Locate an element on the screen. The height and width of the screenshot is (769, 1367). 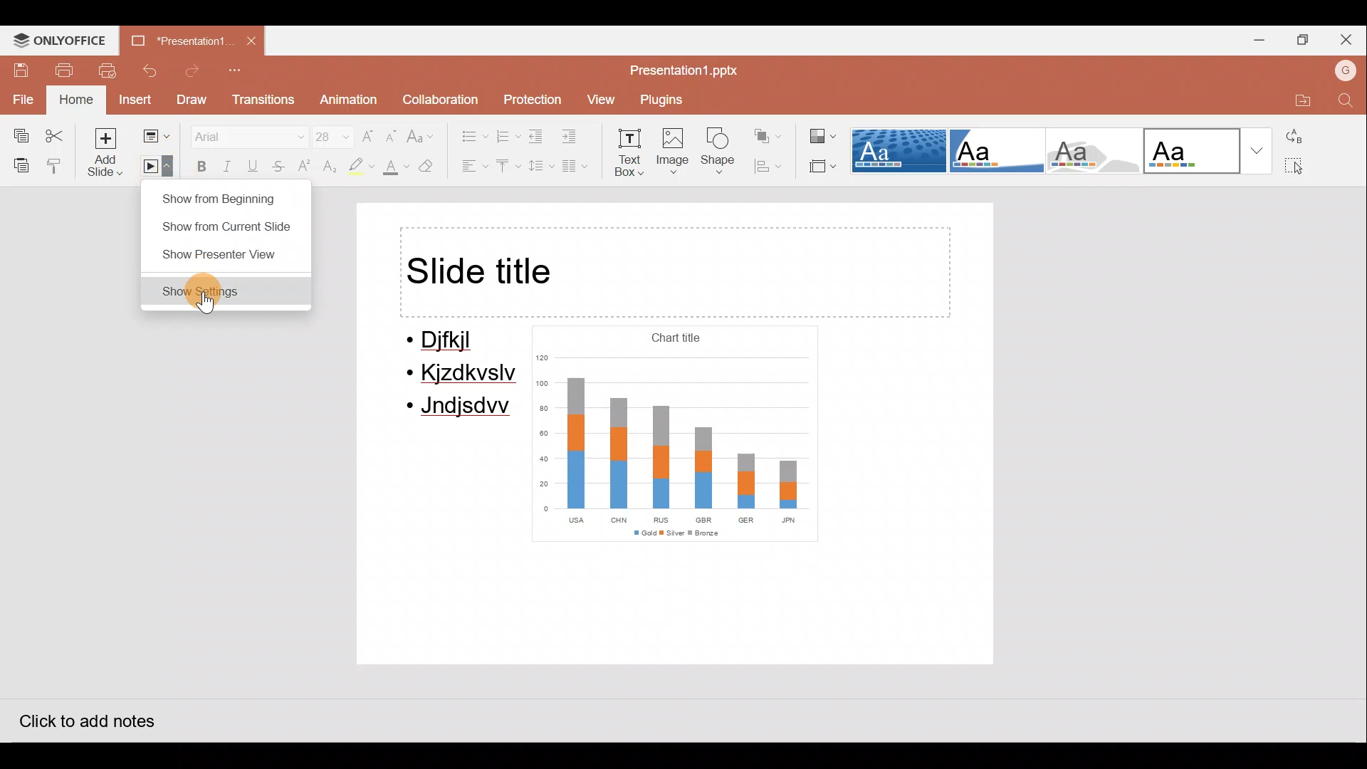
Jndjsdw is located at coordinates (460, 409).